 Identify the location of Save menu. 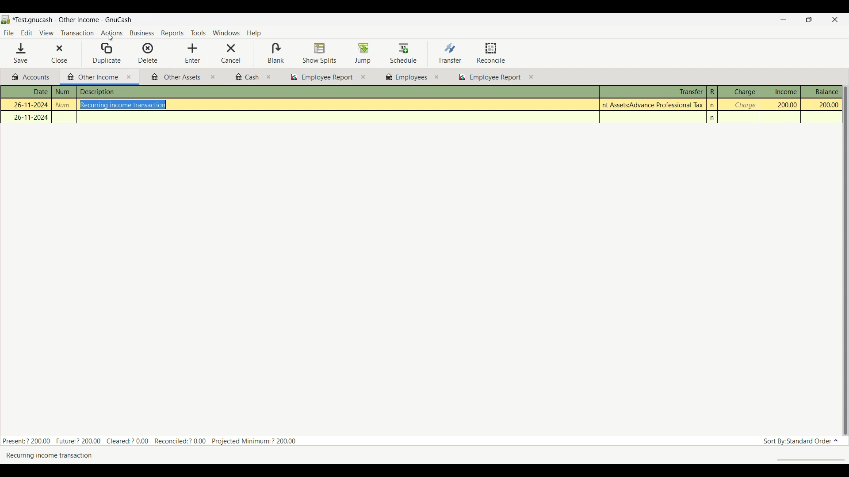
(22, 53).